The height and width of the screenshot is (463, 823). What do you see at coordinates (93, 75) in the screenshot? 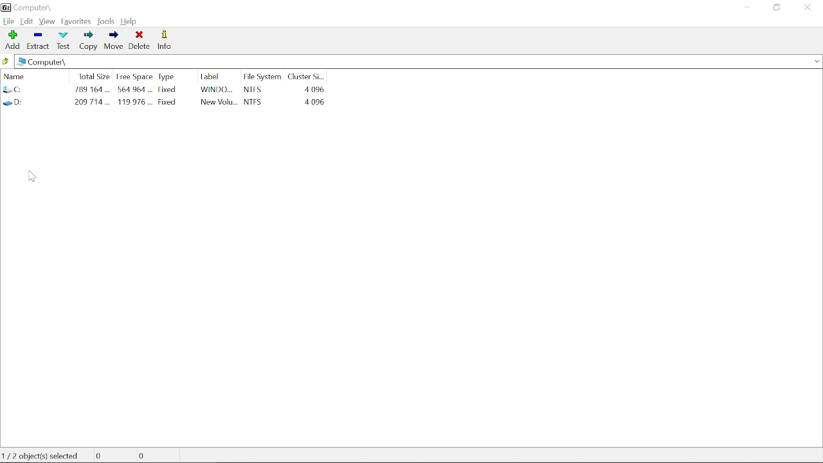
I see `total size` at bounding box center [93, 75].